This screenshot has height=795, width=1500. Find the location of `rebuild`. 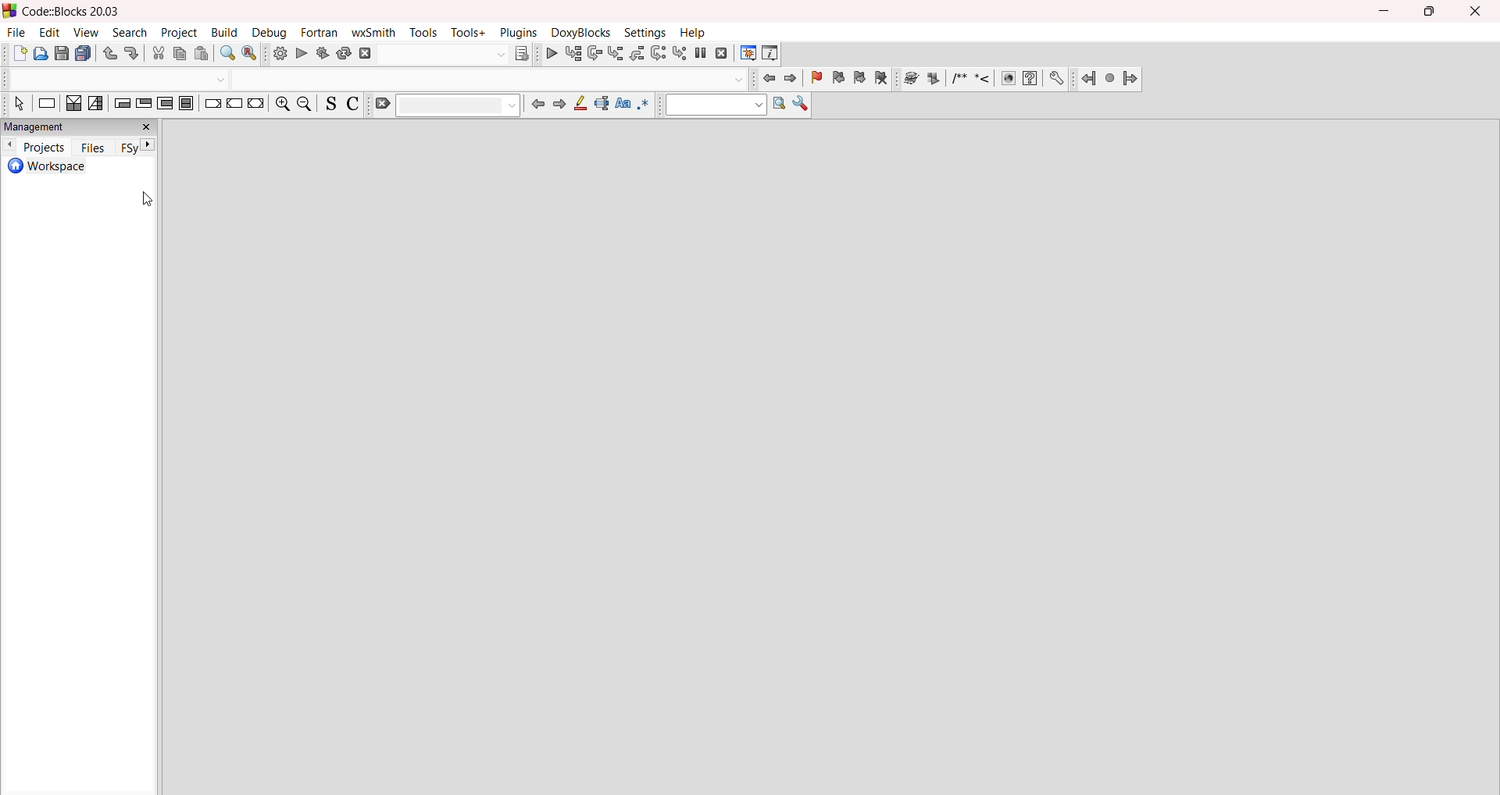

rebuild is located at coordinates (343, 55).